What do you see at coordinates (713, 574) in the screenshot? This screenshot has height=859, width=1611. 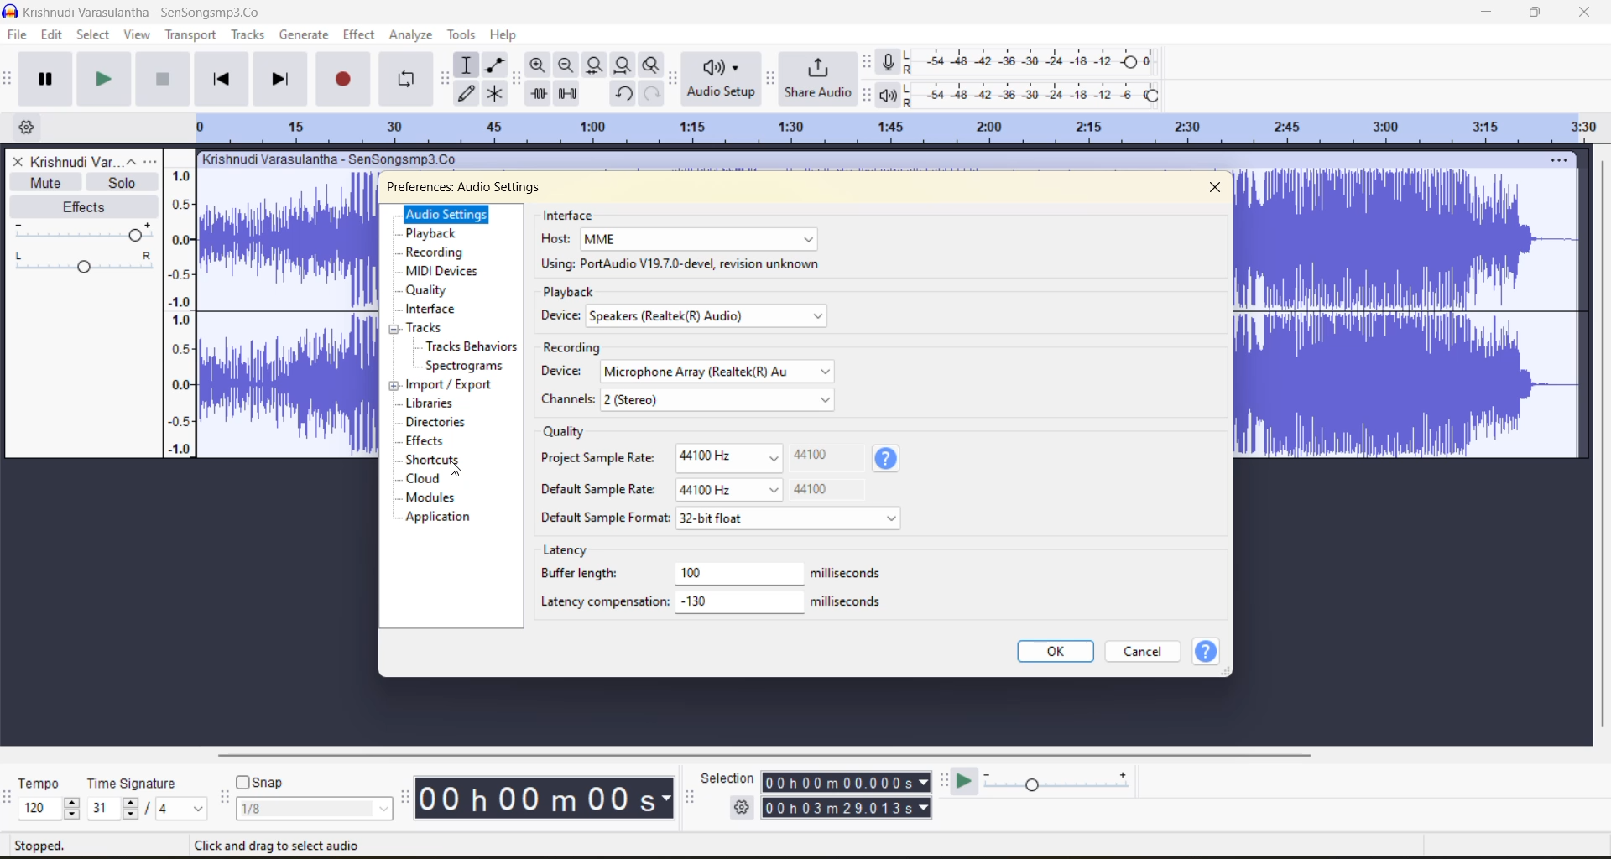 I see `buffer length` at bounding box center [713, 574].